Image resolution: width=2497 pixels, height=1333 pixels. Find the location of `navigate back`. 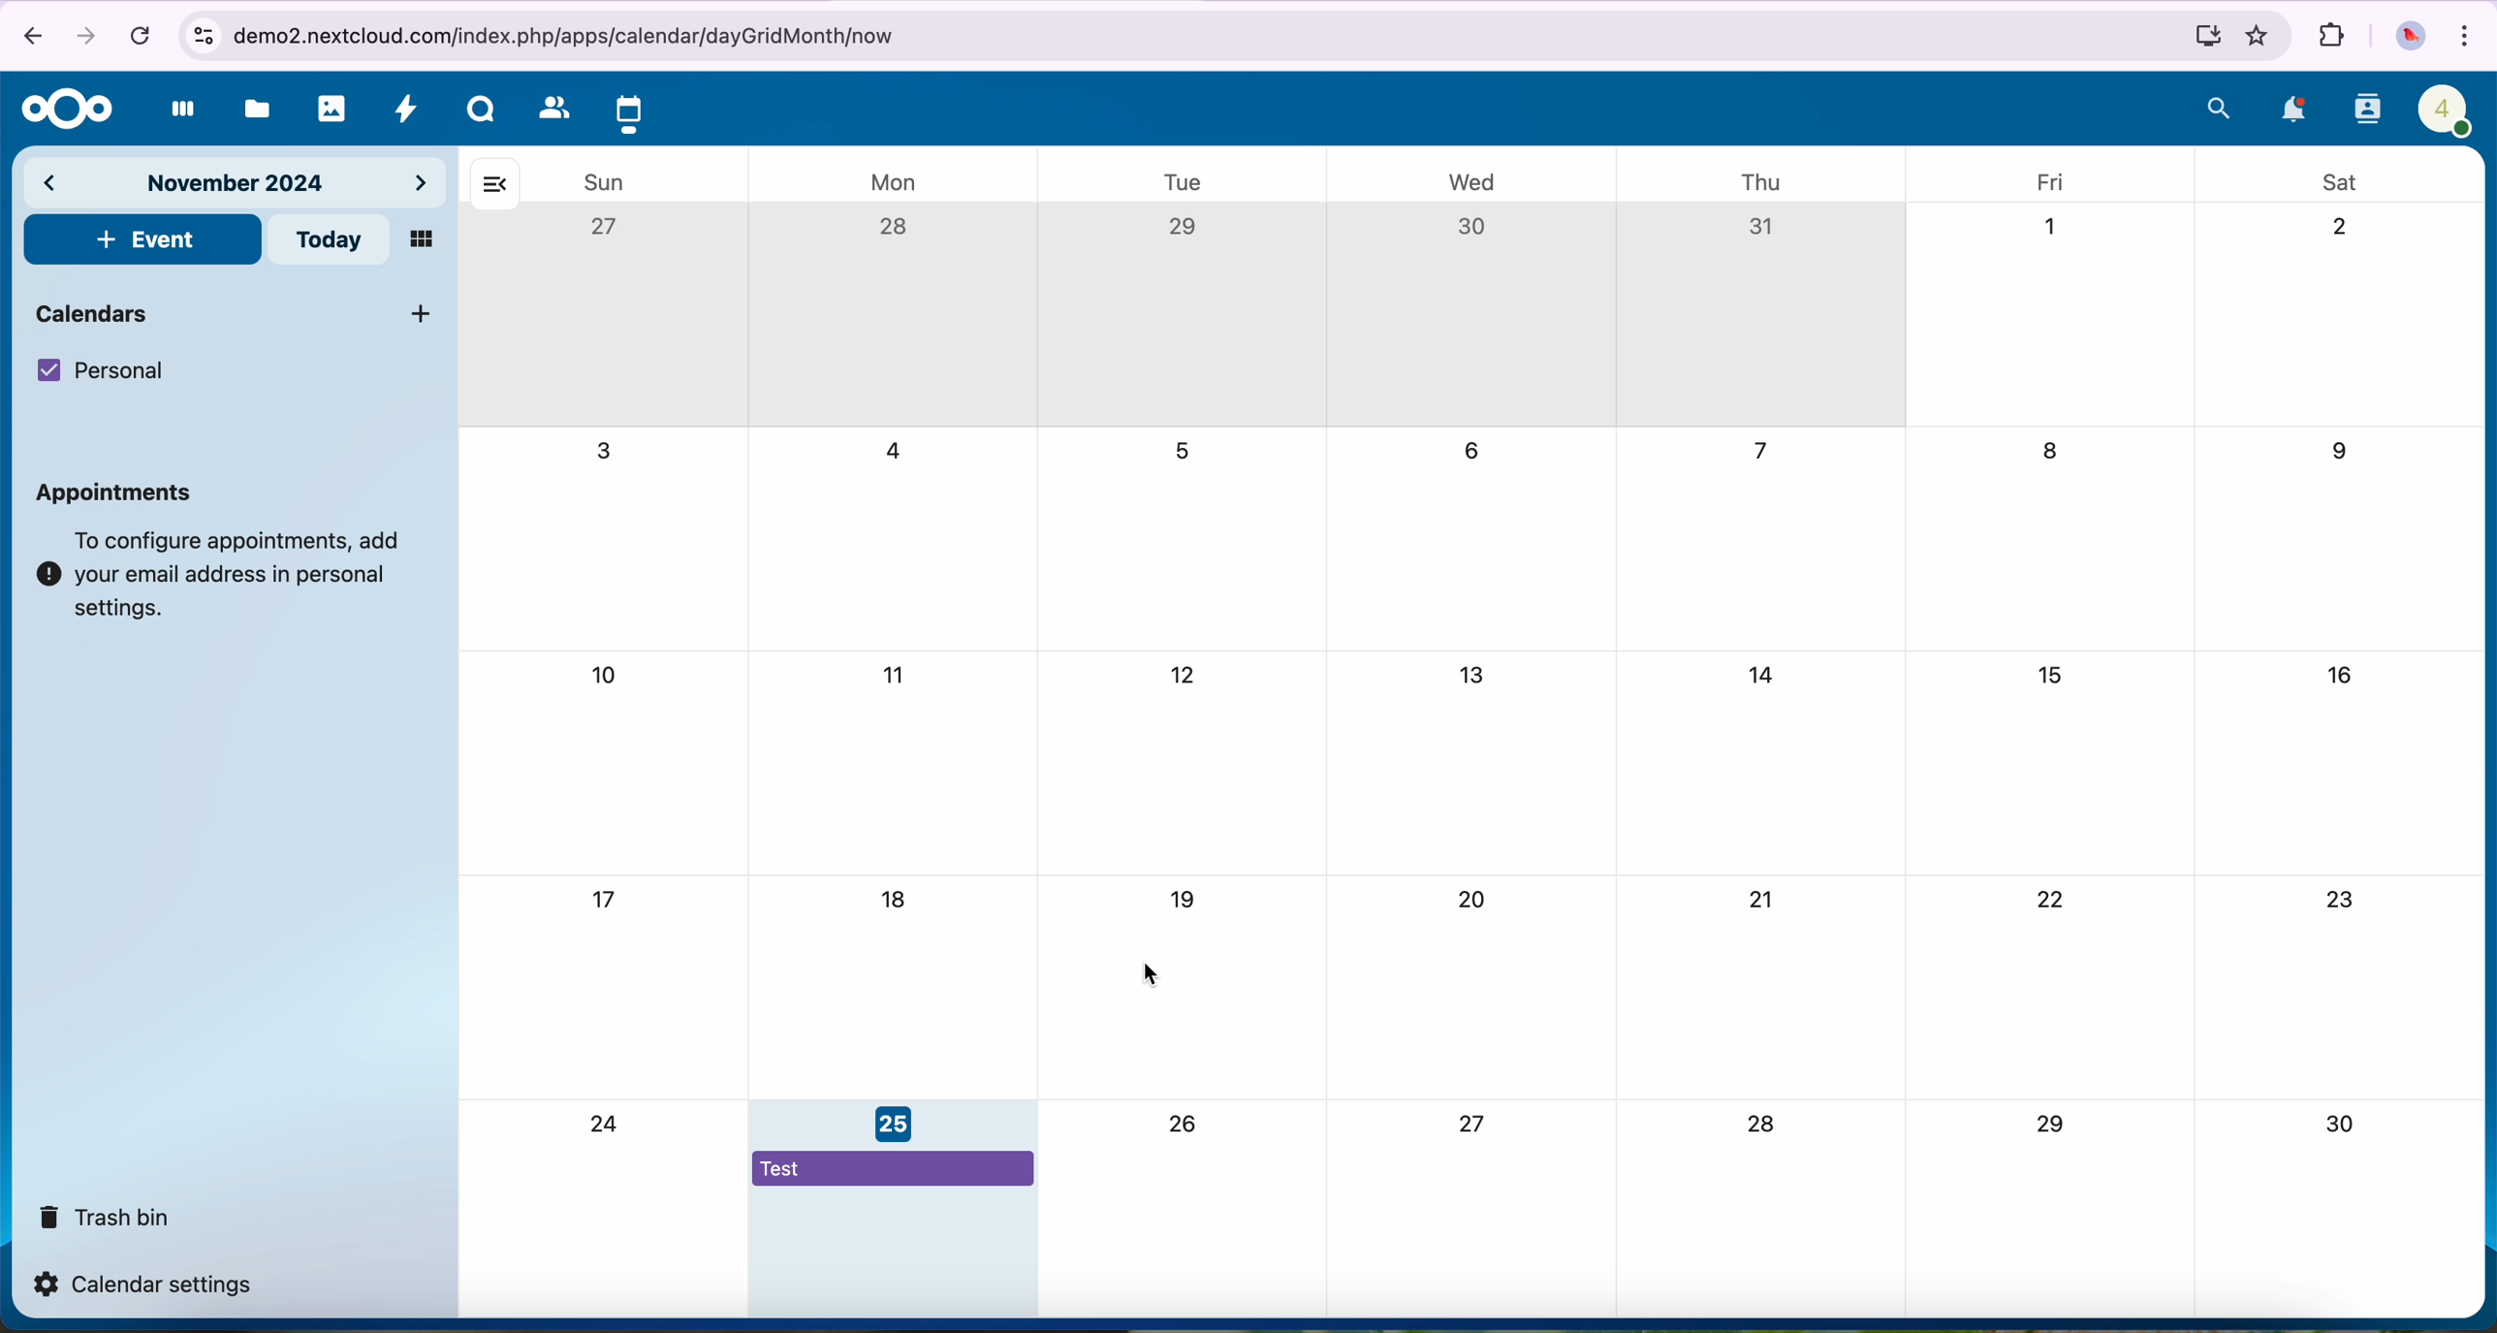

navigate back is located at coordinates (33, 34).